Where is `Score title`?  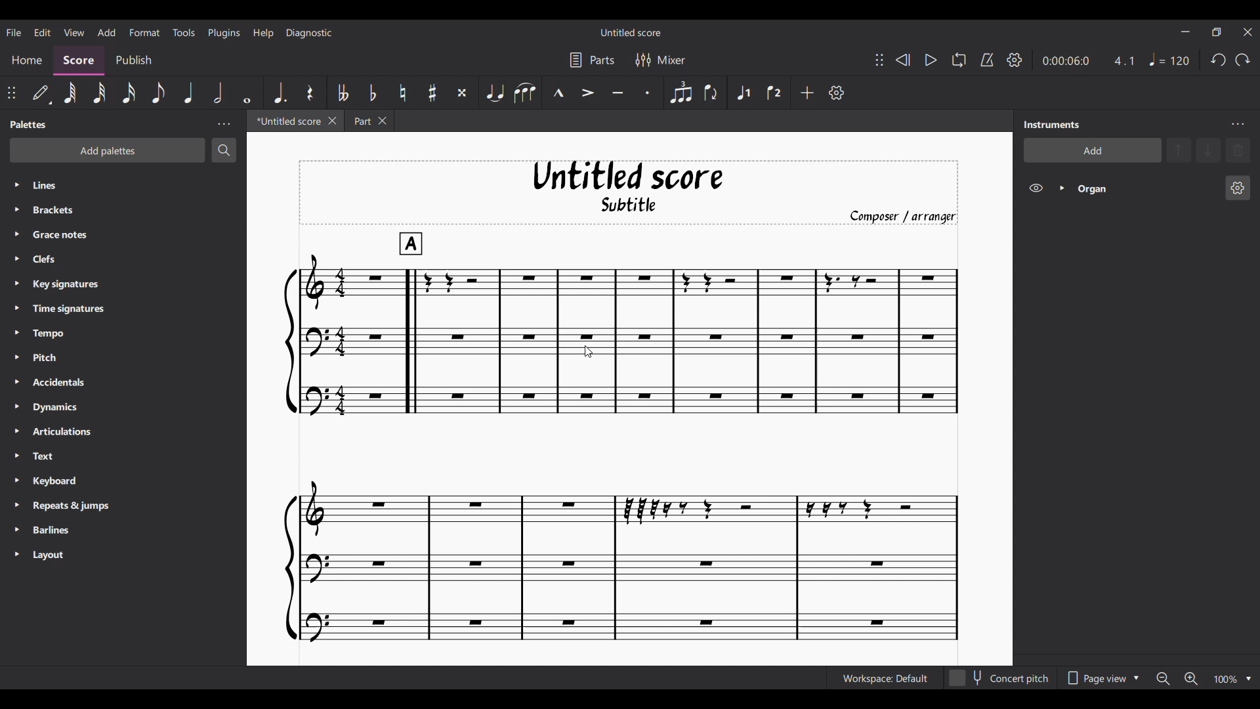 Score title is located at coordinates (631, 32).